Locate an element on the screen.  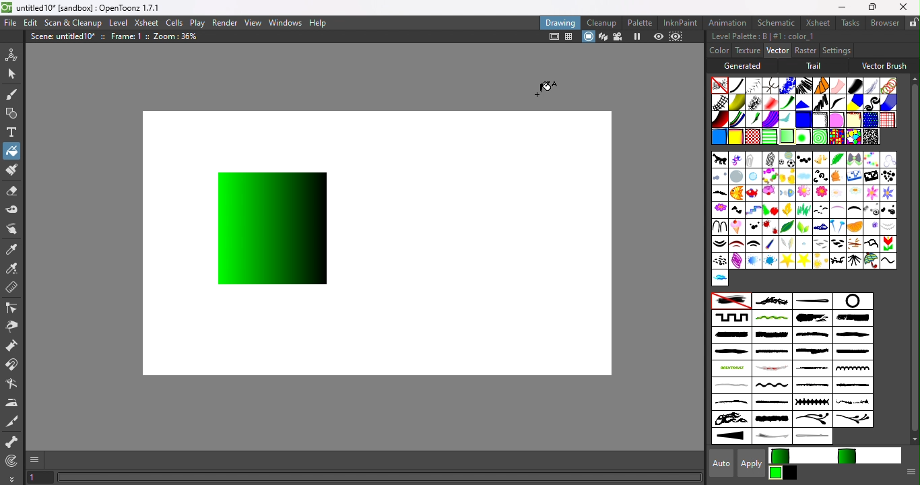
Freeze is located at coordinates (638, 38).